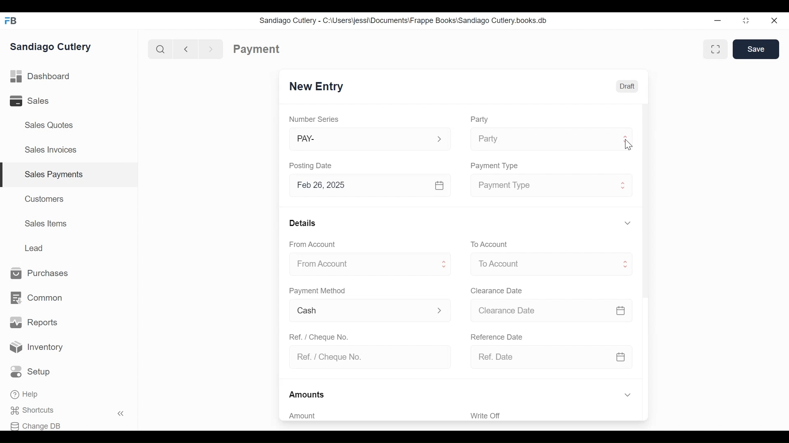 Image resolution: width=789 pixels, height=443 pixels. I want to click on Minimize, so click(717, 21).